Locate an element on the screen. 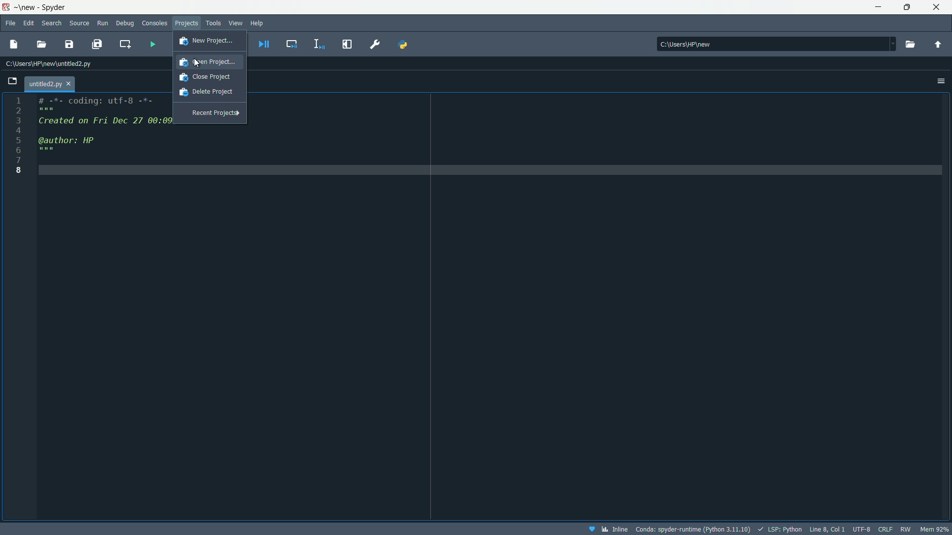 This screenshot has height=535, width=952. close  is located at coordinates (937, 6).